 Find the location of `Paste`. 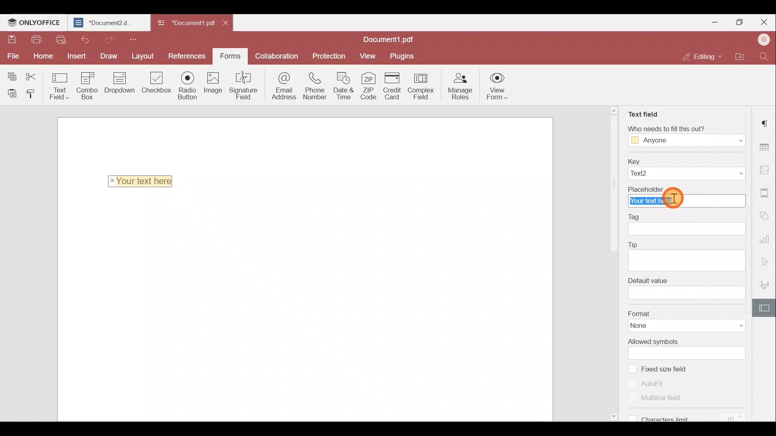

Paste is located at coordinates (10, 93).